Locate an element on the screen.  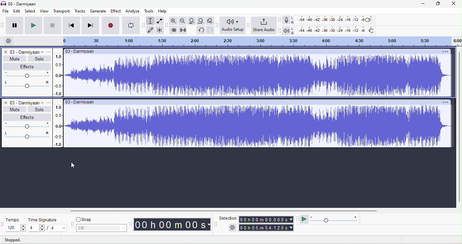
volume is located at coordinates (26, 125).